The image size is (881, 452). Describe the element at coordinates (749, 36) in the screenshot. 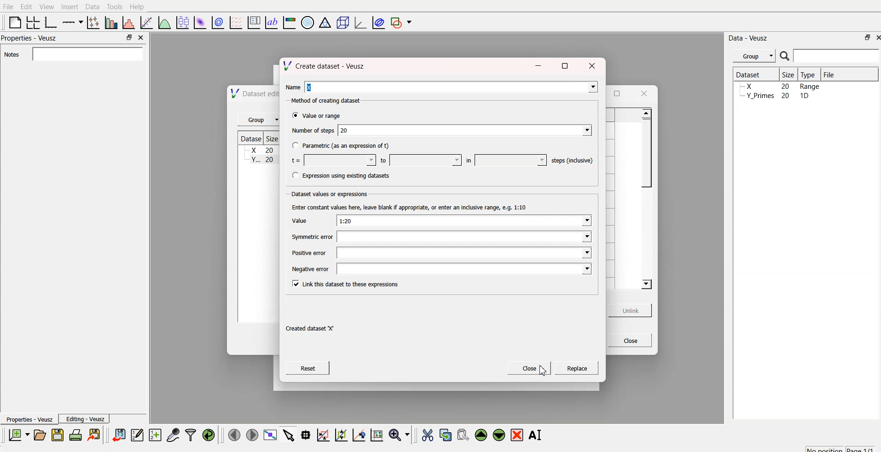

I see `Data - Veusz` at that location.